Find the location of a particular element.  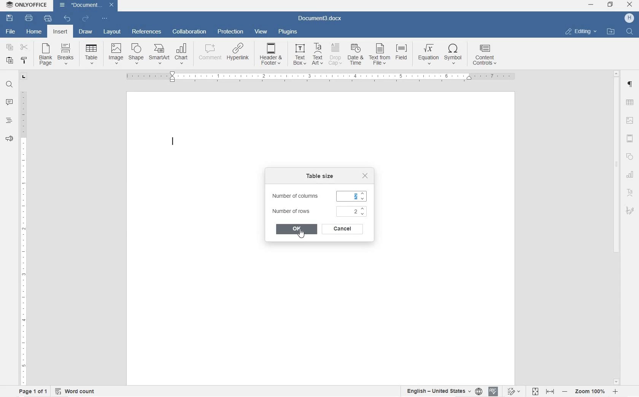

TABLE is located at coordinates (629, 103).